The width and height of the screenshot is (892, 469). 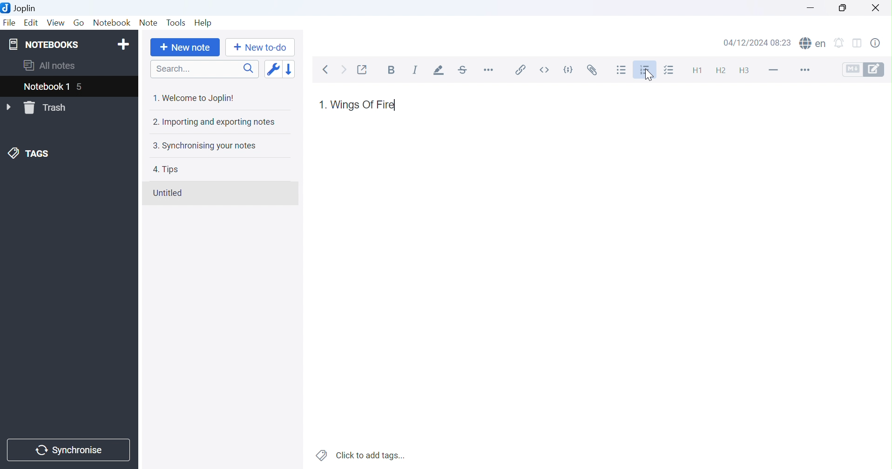 What do you see at coordinates (167, 193) in the screenshot?
I see `Untitled` at bounding box center [167, 193].